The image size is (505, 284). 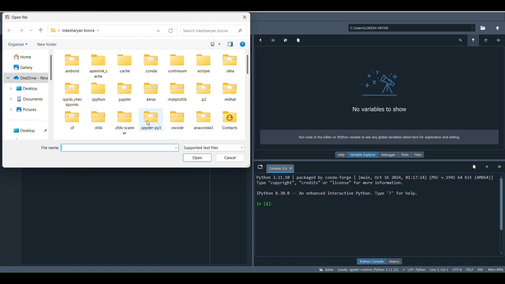 I want to click on No variables to show, so click(x=376, y=92).